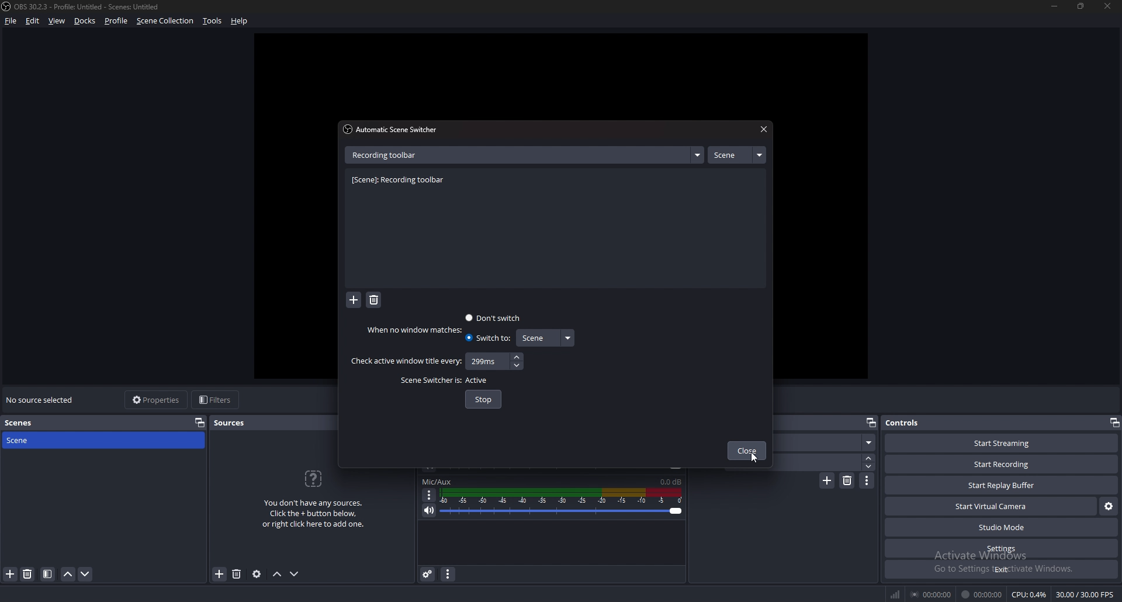 The width and height of the screenshot is (1122, 602). I want to click on add, so click(354, 301).